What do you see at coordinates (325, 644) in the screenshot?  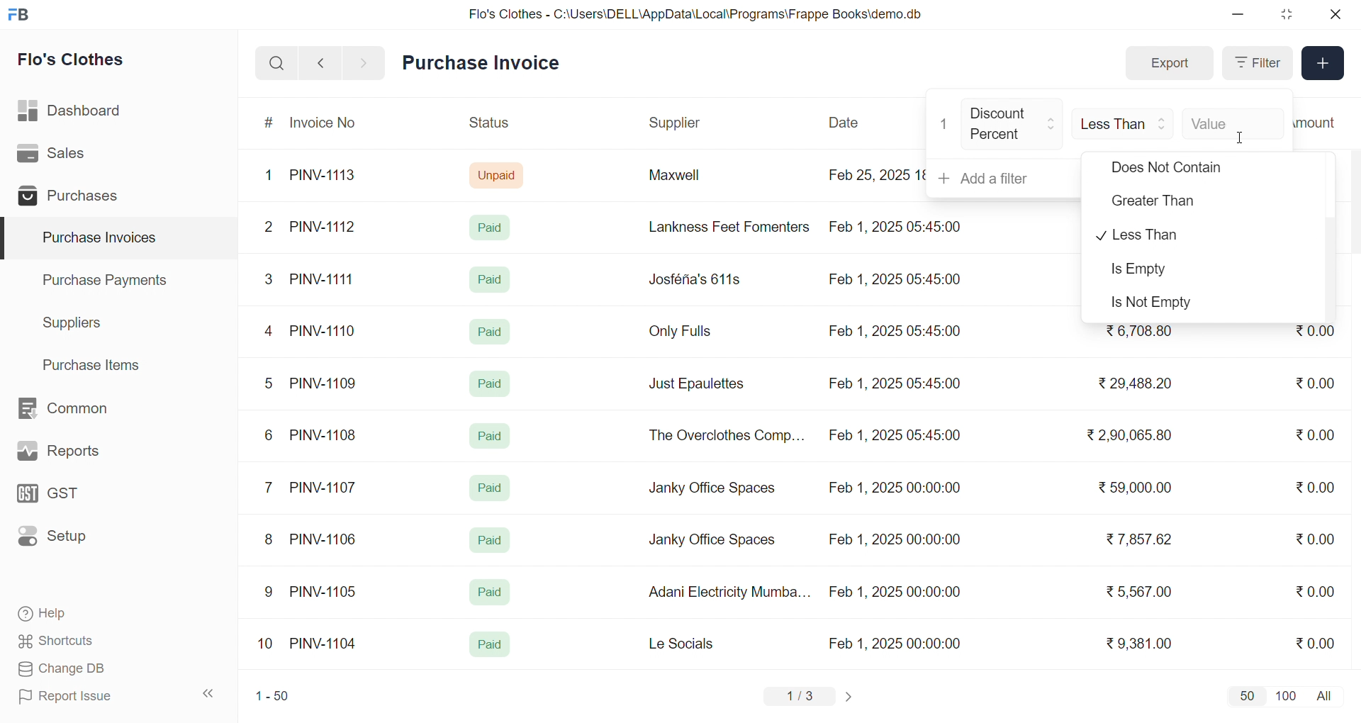 I see `PINV-1104` at bounding box center [325, 644].